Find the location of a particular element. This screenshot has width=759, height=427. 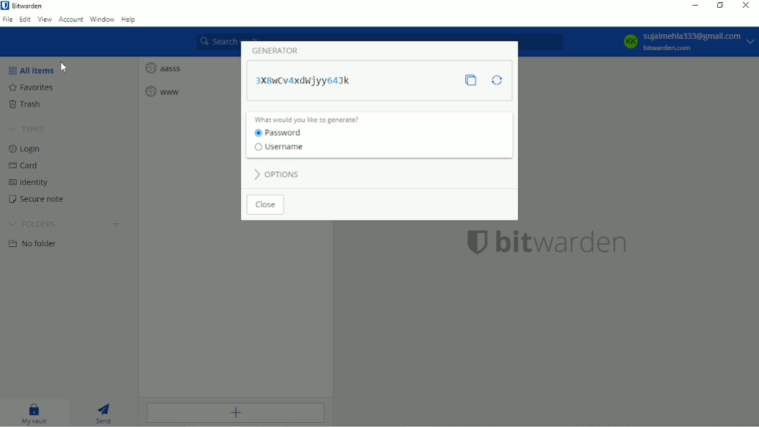

Add item is located at coordinates (236, 412).